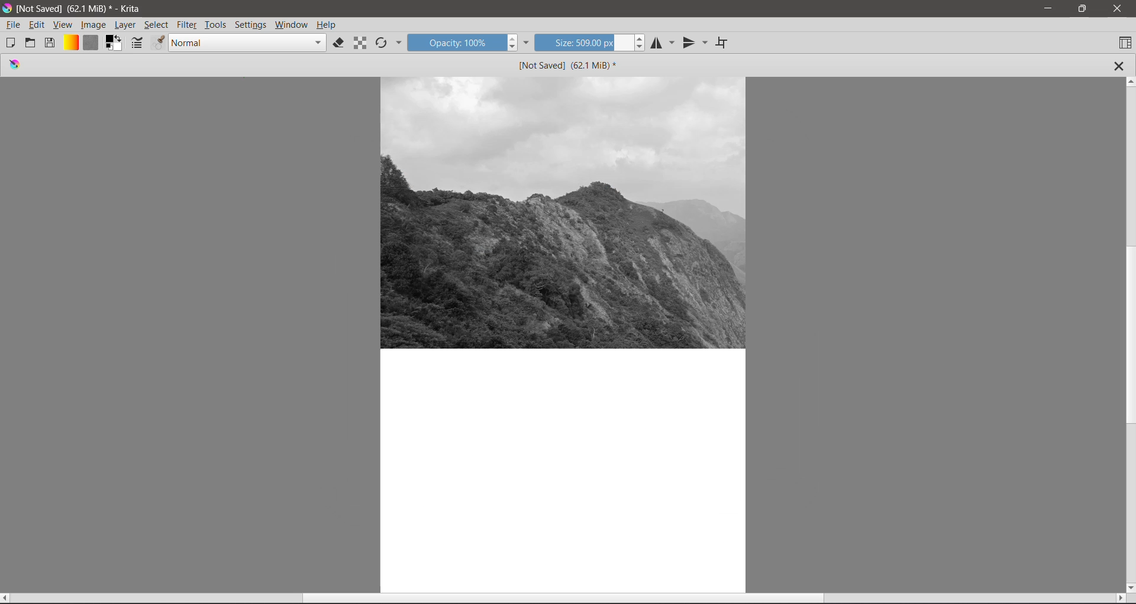 This screenshot has width=1136, height=604. What do you see at coordinates (127, 25) in the screenshot?
I see `Layer` at bounding box center [127, 25].